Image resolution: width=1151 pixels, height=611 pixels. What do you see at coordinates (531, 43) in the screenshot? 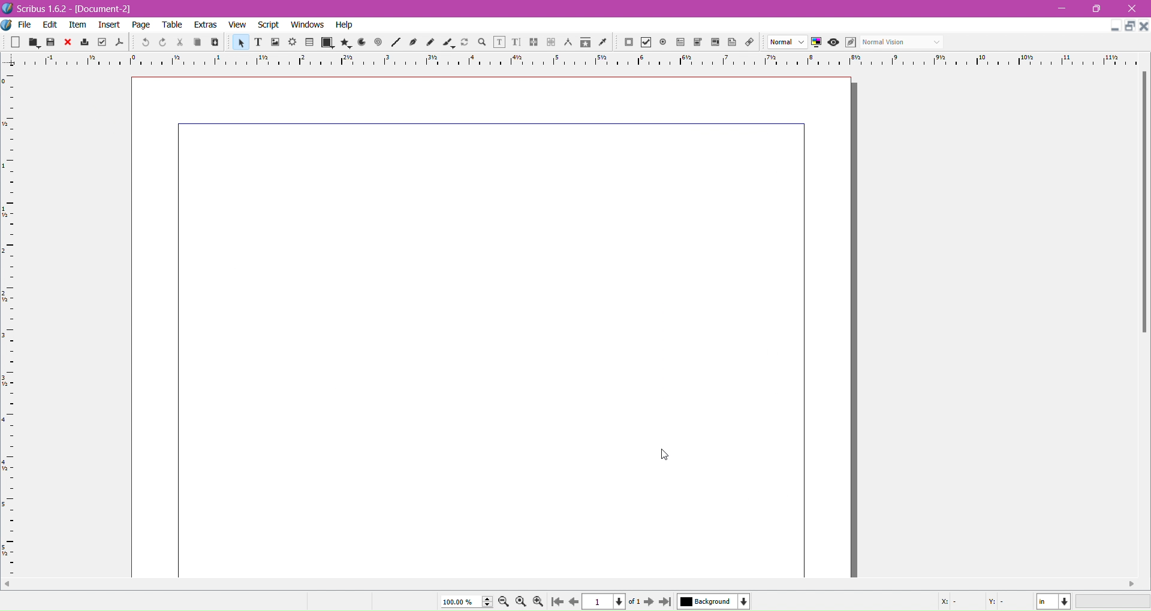
I see `icon` at bounding box center [531, 43].